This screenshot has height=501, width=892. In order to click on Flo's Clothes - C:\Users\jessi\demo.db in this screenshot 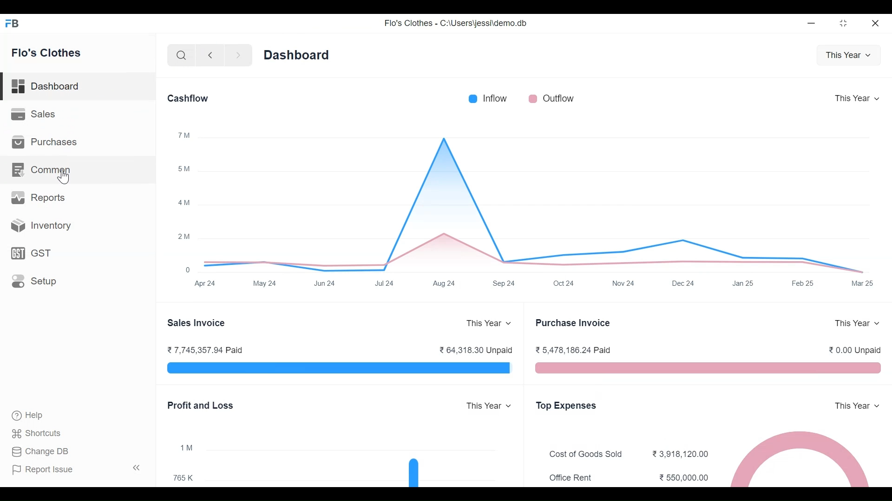, I will do `click(457, 23)`.